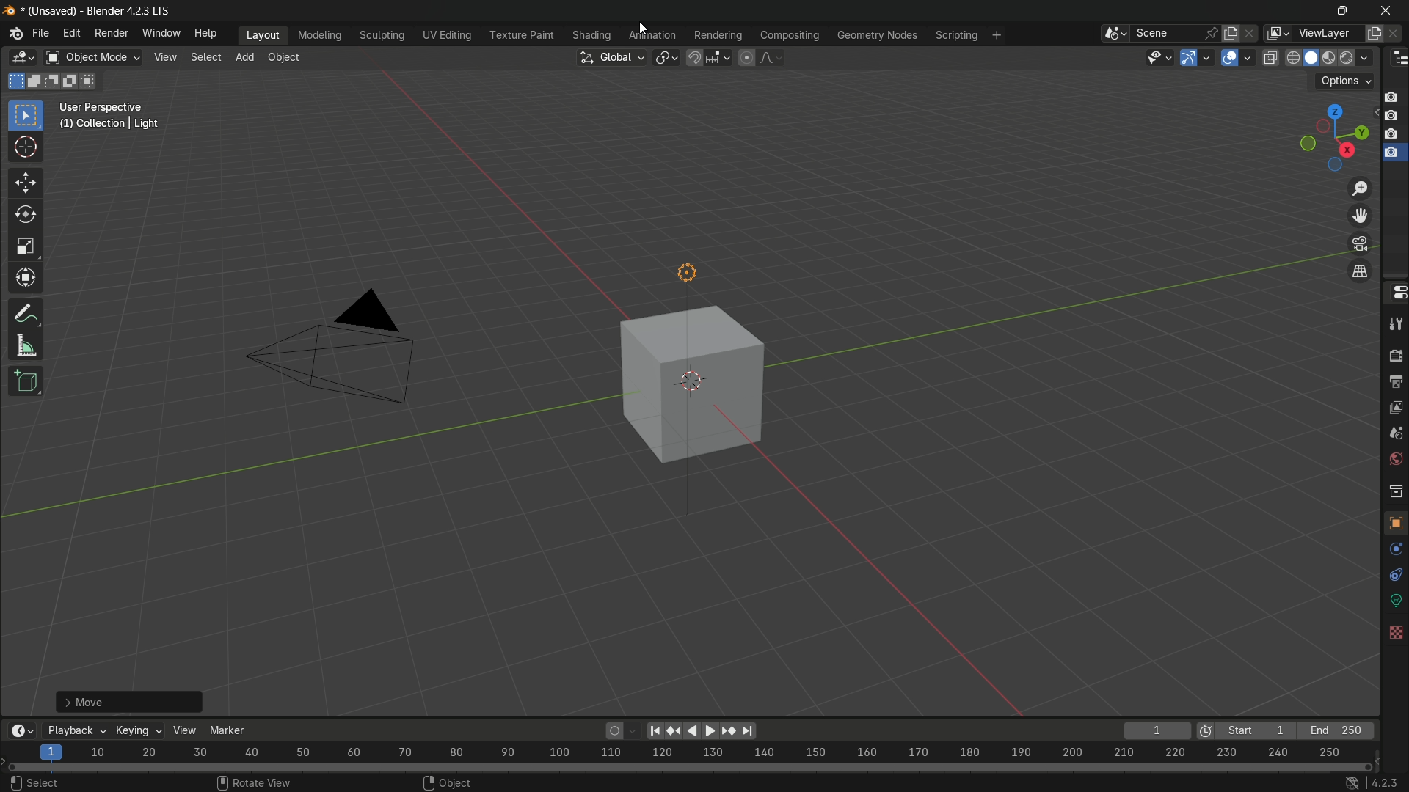 This screenshot has width=1409, height=792. What do you see at coordinates (1394, 627) in the screenshot?
I see `constraints` at bounding box center [1394, 627].